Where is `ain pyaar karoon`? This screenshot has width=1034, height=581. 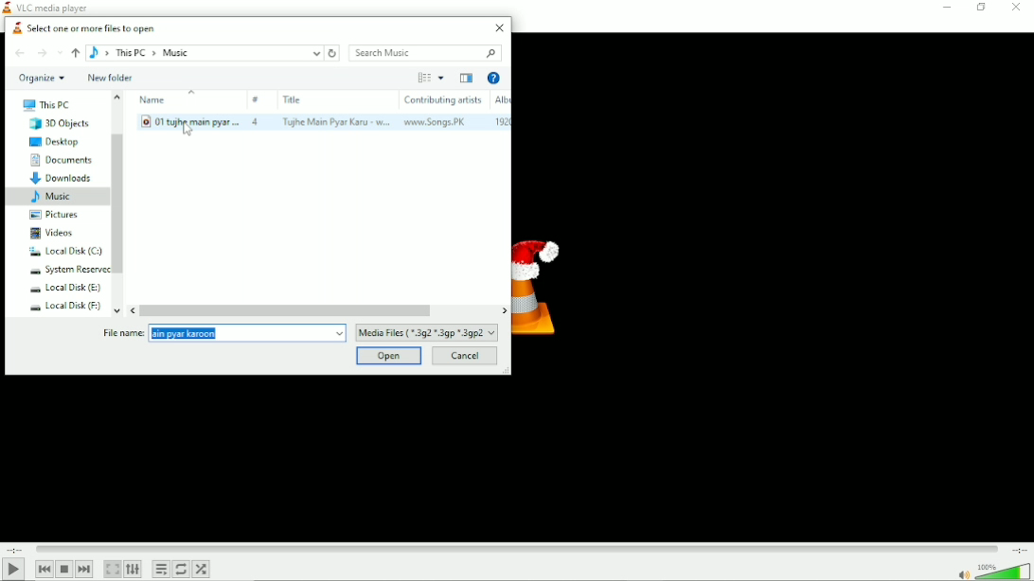
ain pyaar karoon is located at coordinates (247, 334).